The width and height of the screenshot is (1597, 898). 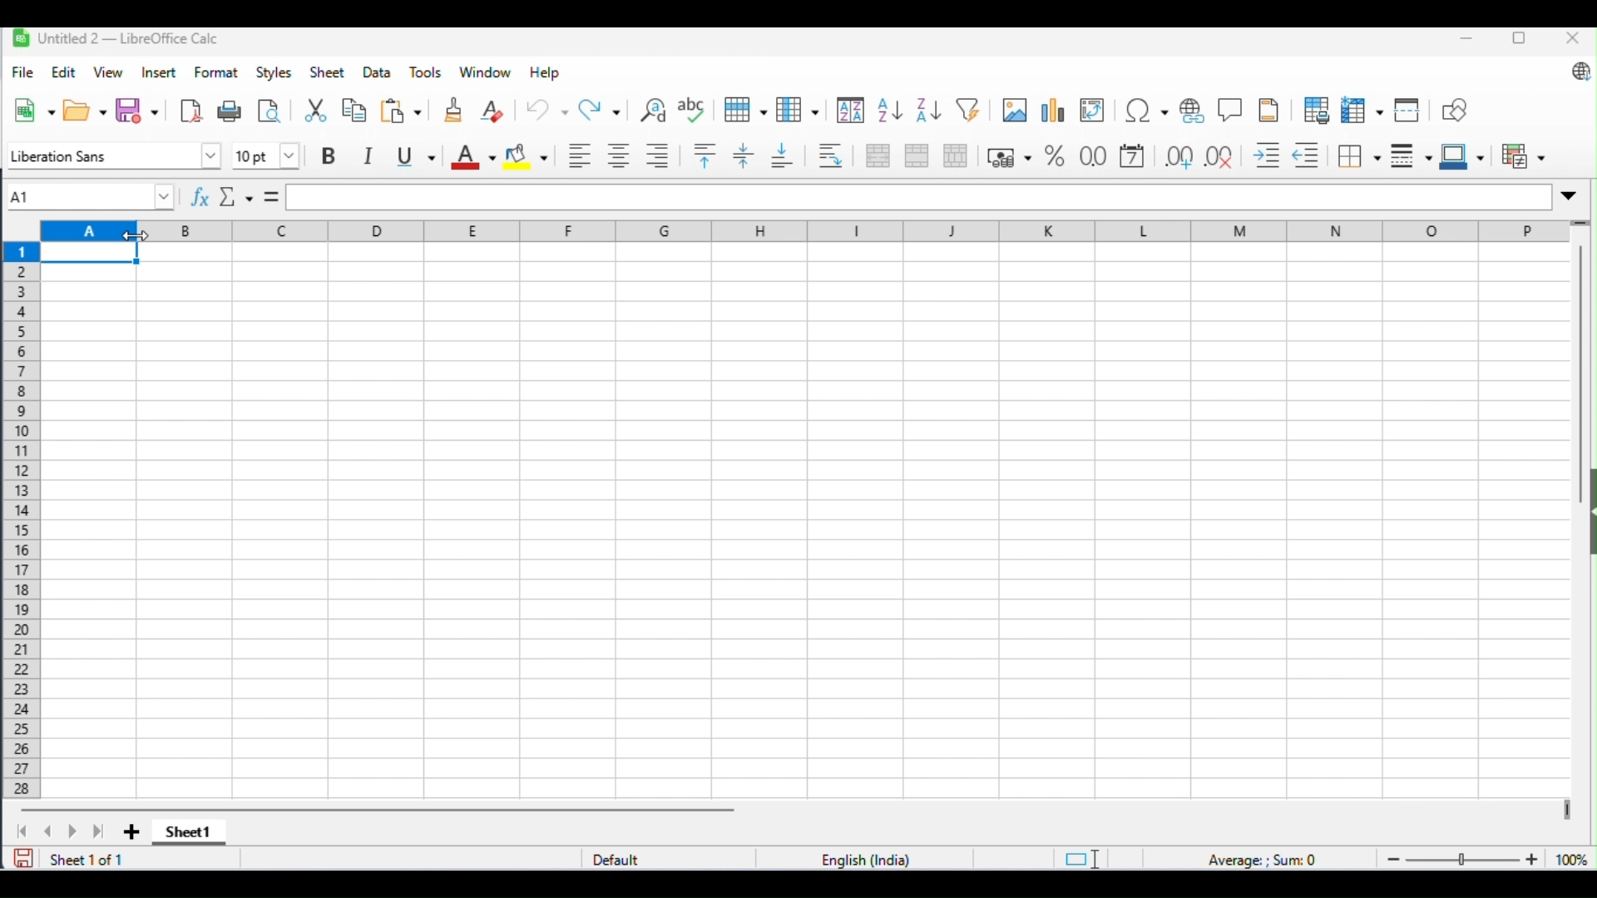 What do you see at coordinates (111, 156) in the screenshot?
I see `font style` at bounding box center [111, 156].